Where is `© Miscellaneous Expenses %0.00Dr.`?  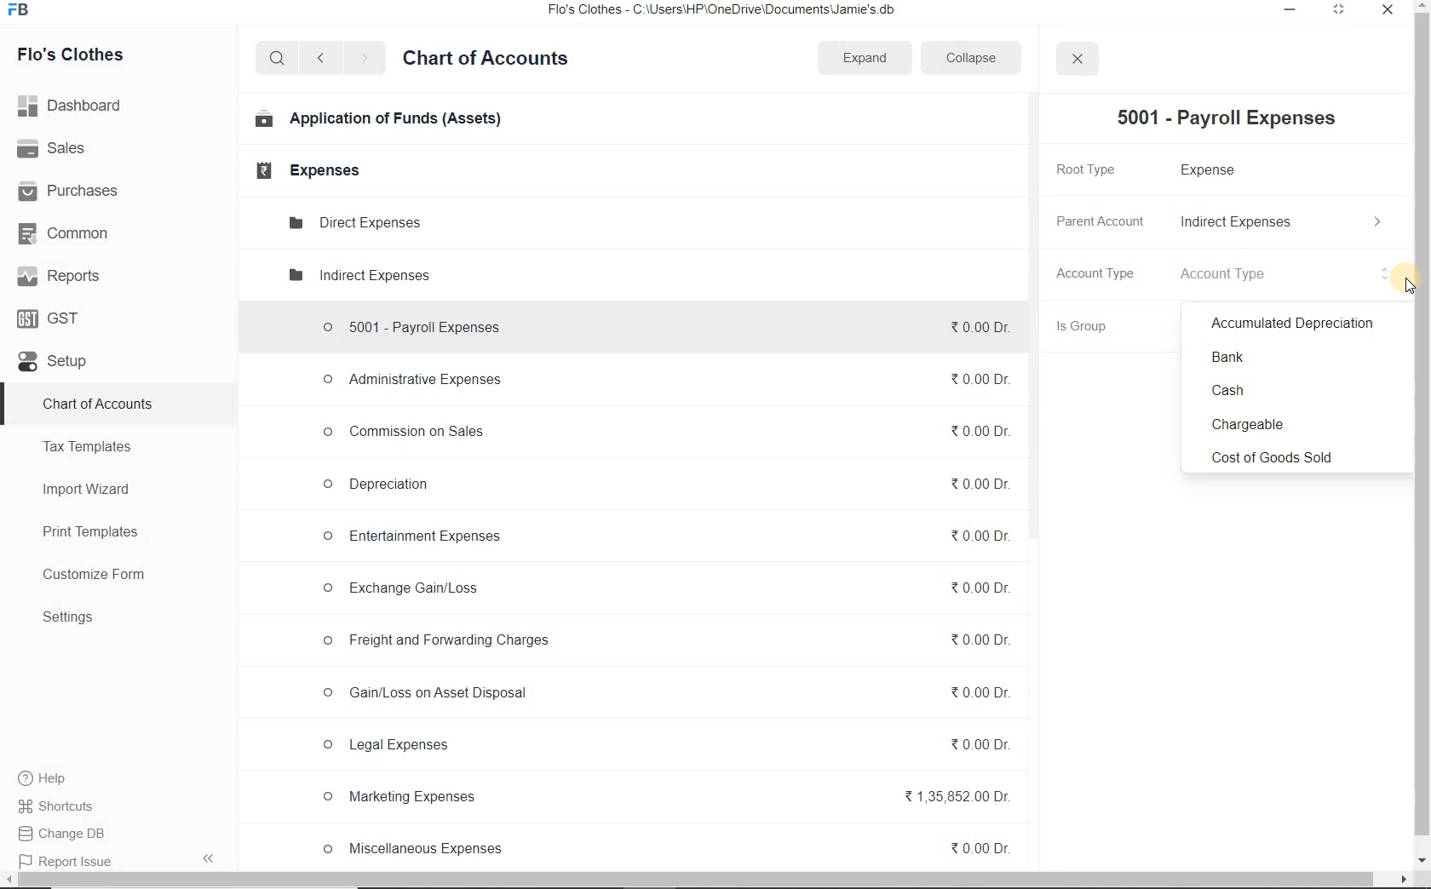 © Miscellaneous Expenses %0.00Dr. is located at coordinates (662, 847).